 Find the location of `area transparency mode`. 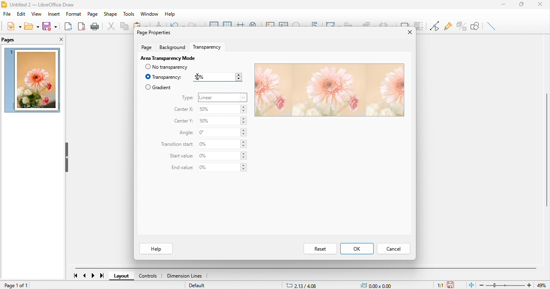

area transparency mode is located at coordinates (167, 57).